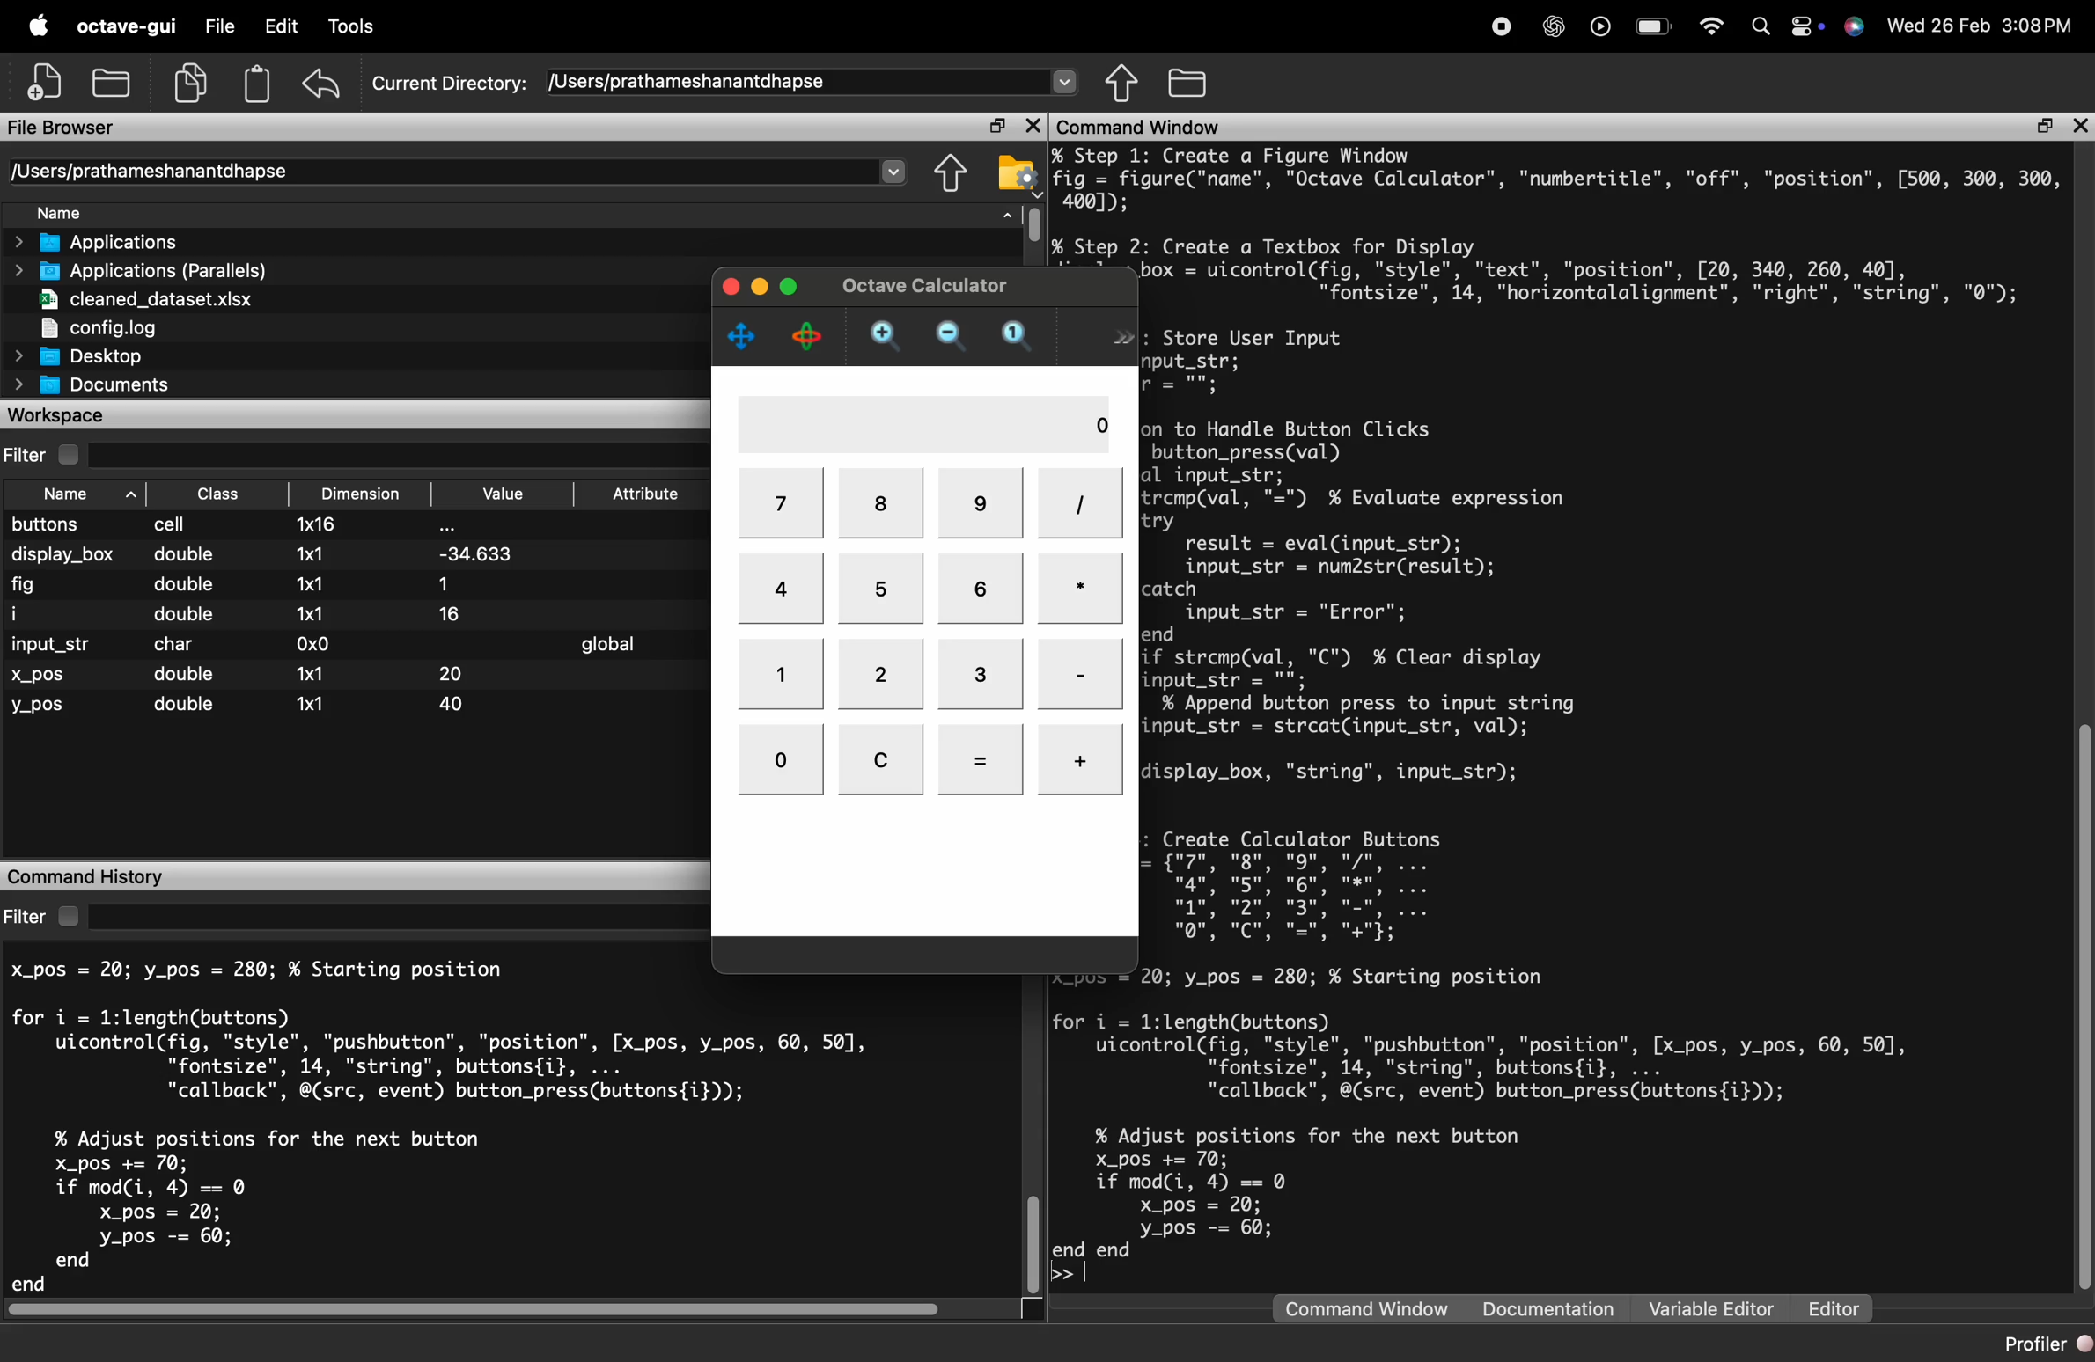 The image size is (2095, 1362). What do you see at coordinates (443, 1124) in the screenshot?
I see `X_pos = 20; y_pos = 280; % Starting position
for i = 1l:length(buttons)
uicontrol(fig, "style", "pushbutton", "position", [x_pos, y_pos, 60, 50],
"fontsize", 14, "string", buttons{i}, ...
"callback", @(src, event) button_press(buttons{i}));
% Adjust positions for the next button
X_pos += 70;
if mod(i, 4) == 0
X_pos = 20;
y_pos -= 60;
end
end` at bounding box center [443, 1124].